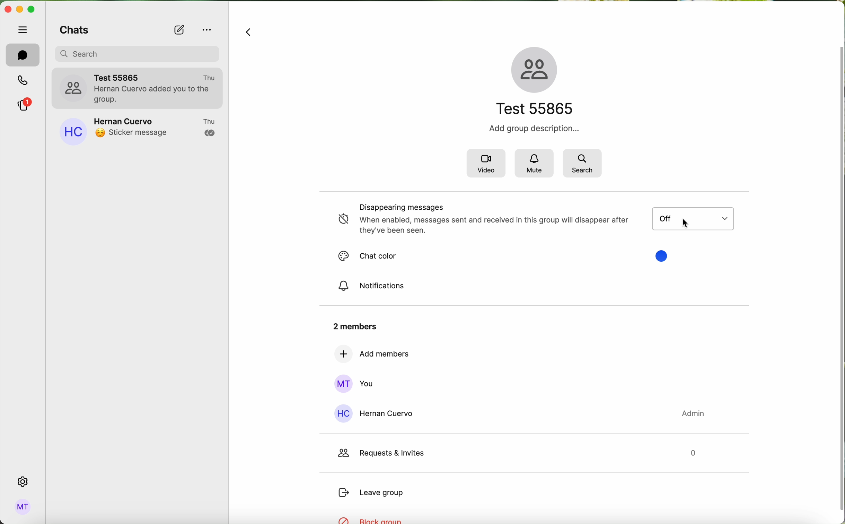 This screenshot has width=845, height=524. What do you see at coordinates (373, 520) in the screenshot?
I see `block group` at bounding box center [373, 520].